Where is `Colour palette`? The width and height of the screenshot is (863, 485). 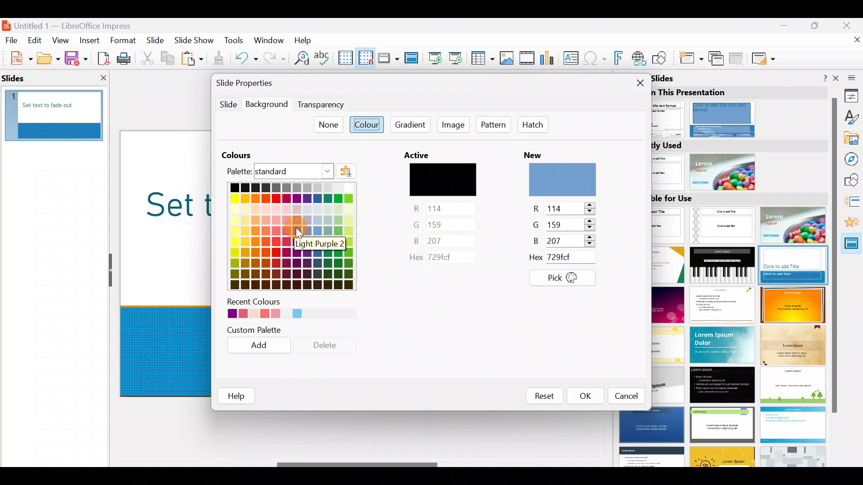
Colour palette is located at coordinates (287, 218).